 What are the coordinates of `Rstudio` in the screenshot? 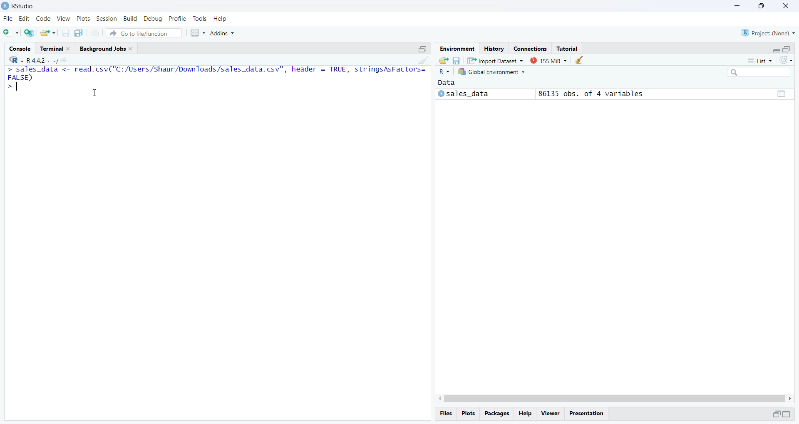 It's located at (16, 5).